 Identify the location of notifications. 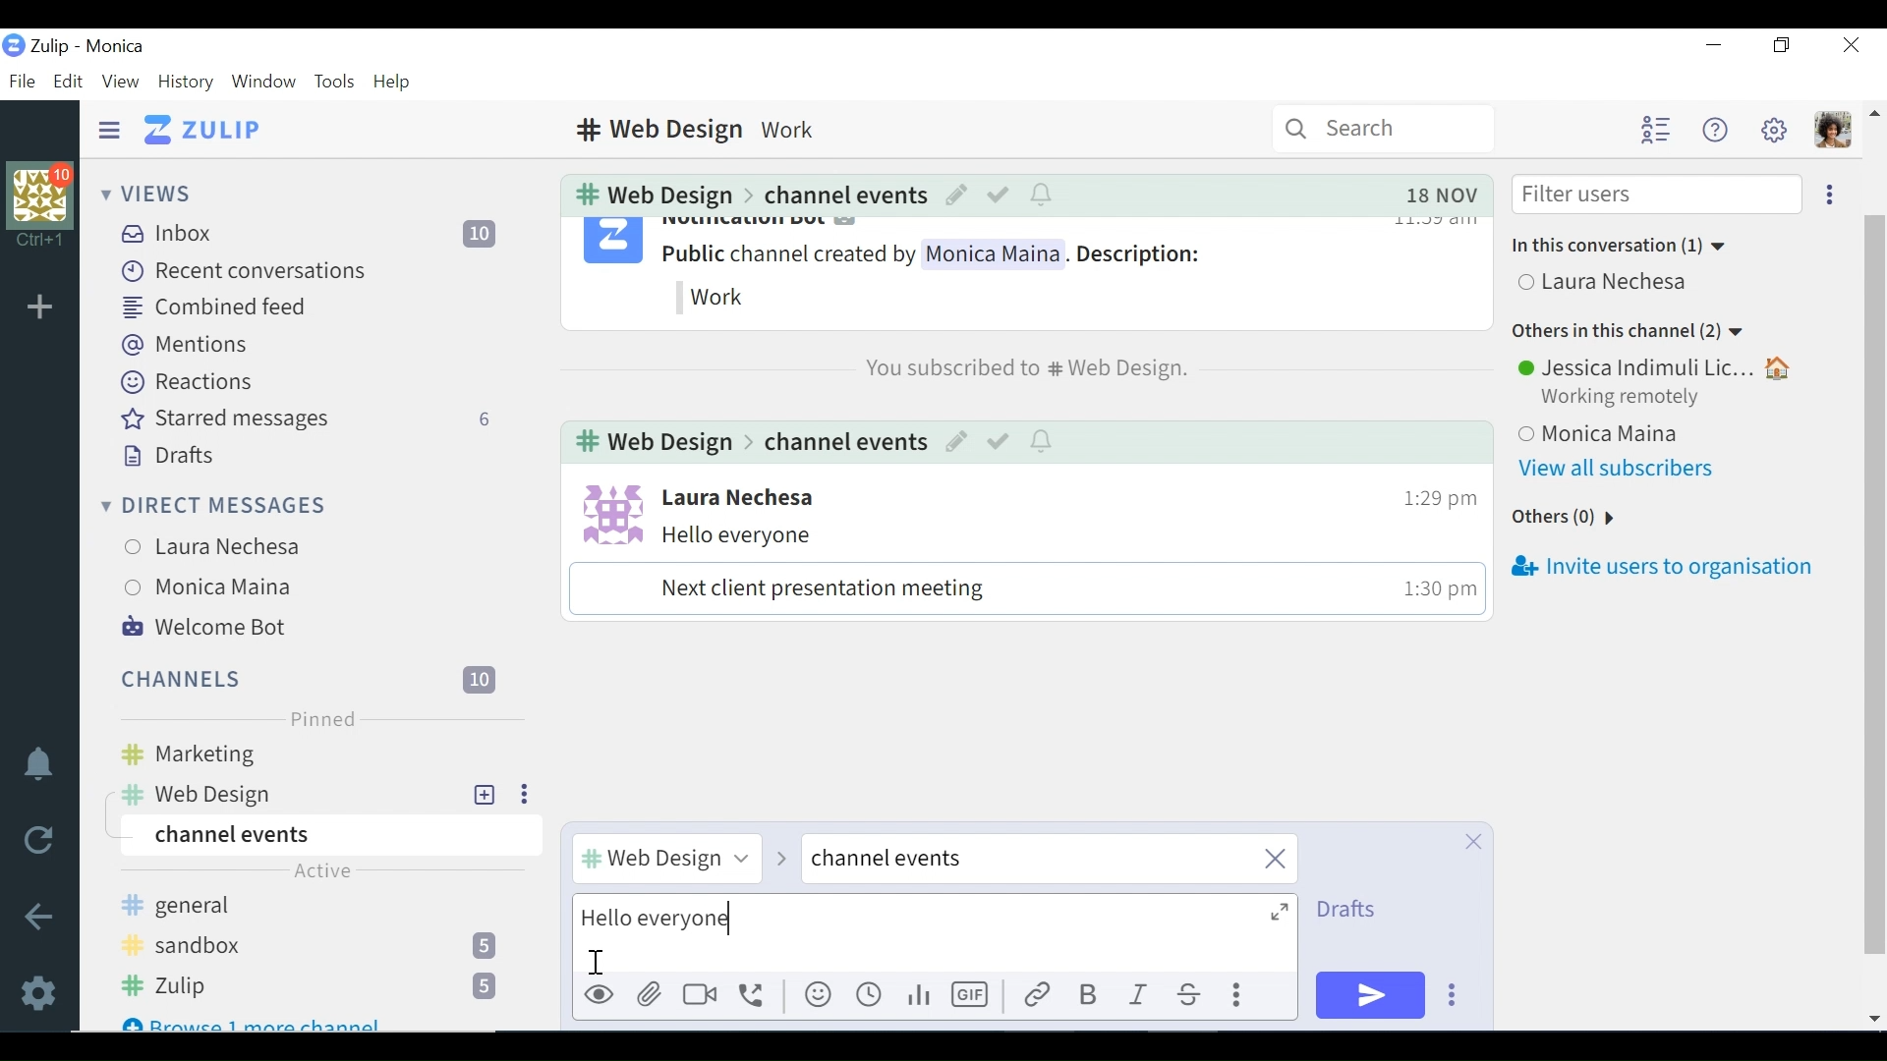
(1043, 194).